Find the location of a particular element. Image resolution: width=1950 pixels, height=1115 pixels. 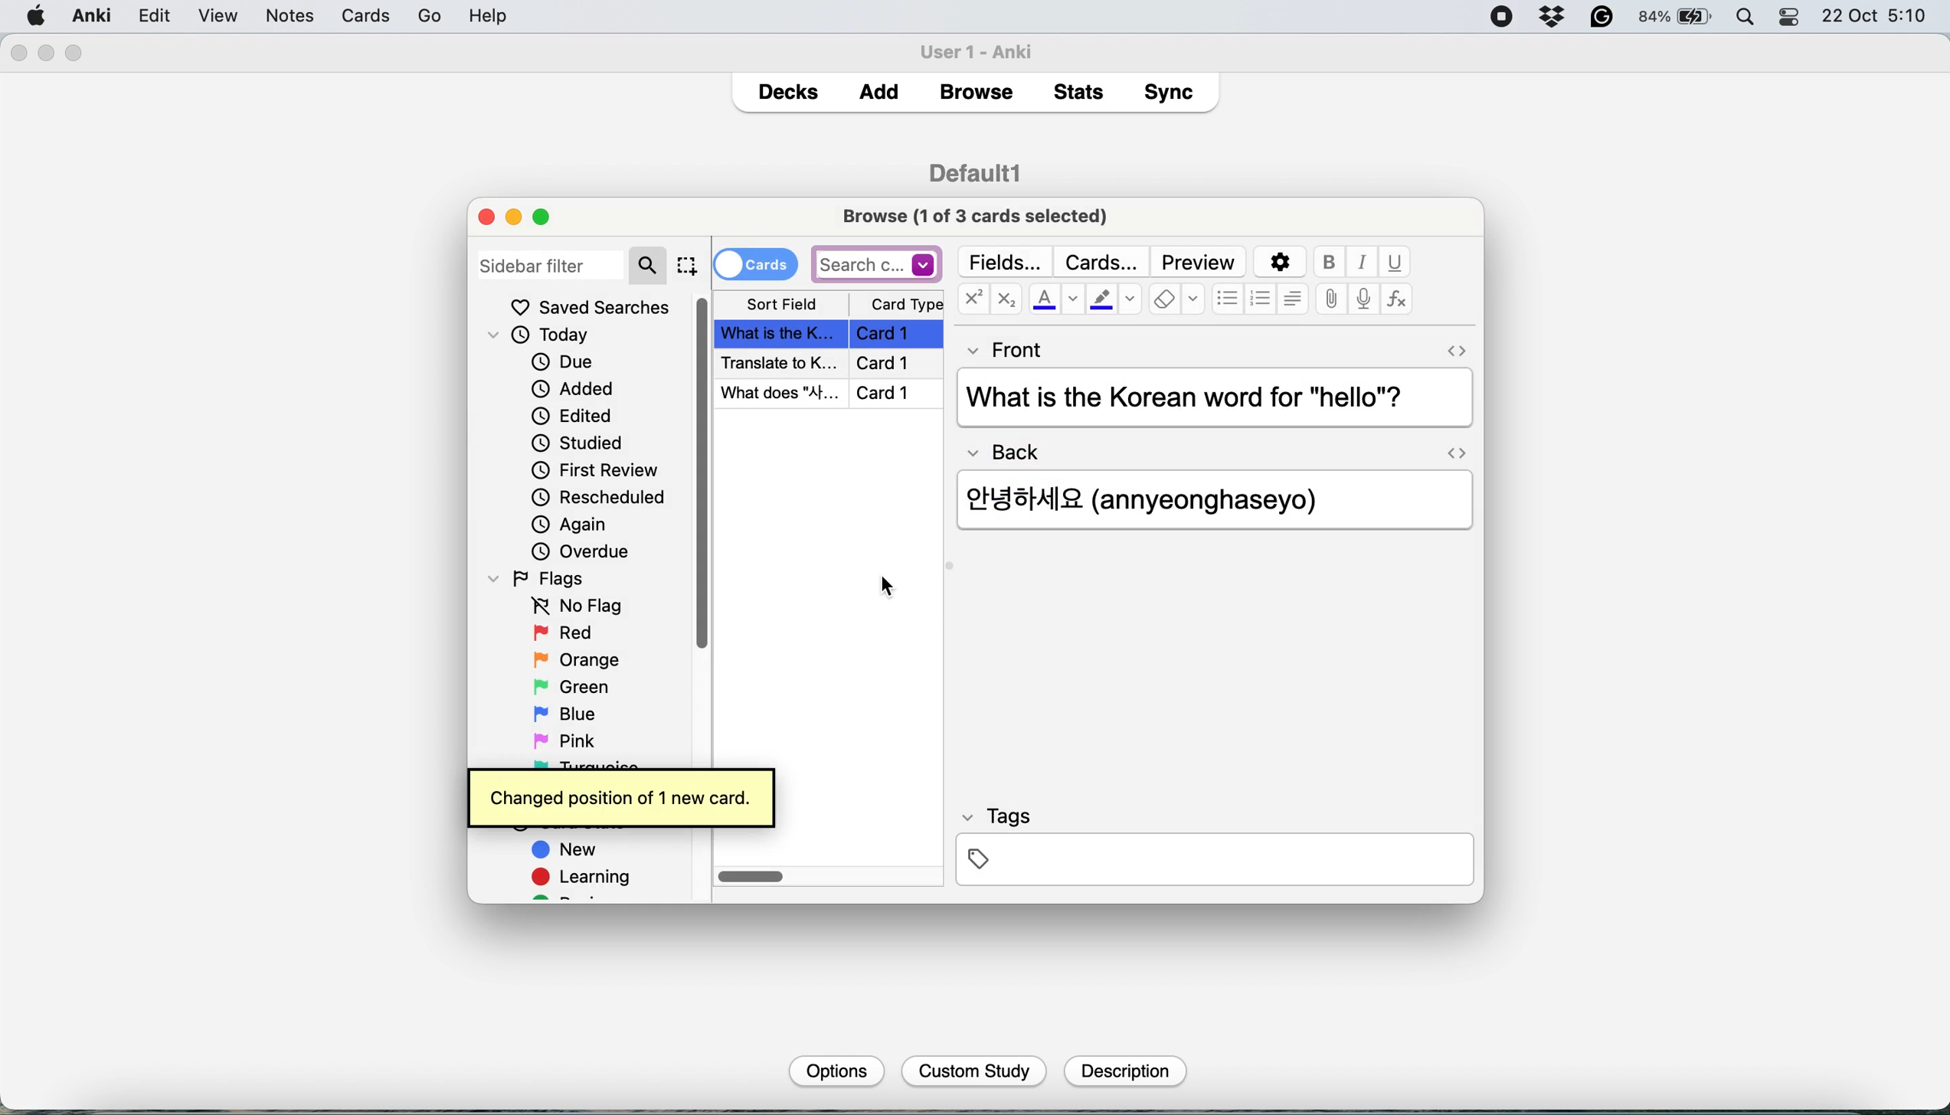

close is located at coordinates (486, 216).